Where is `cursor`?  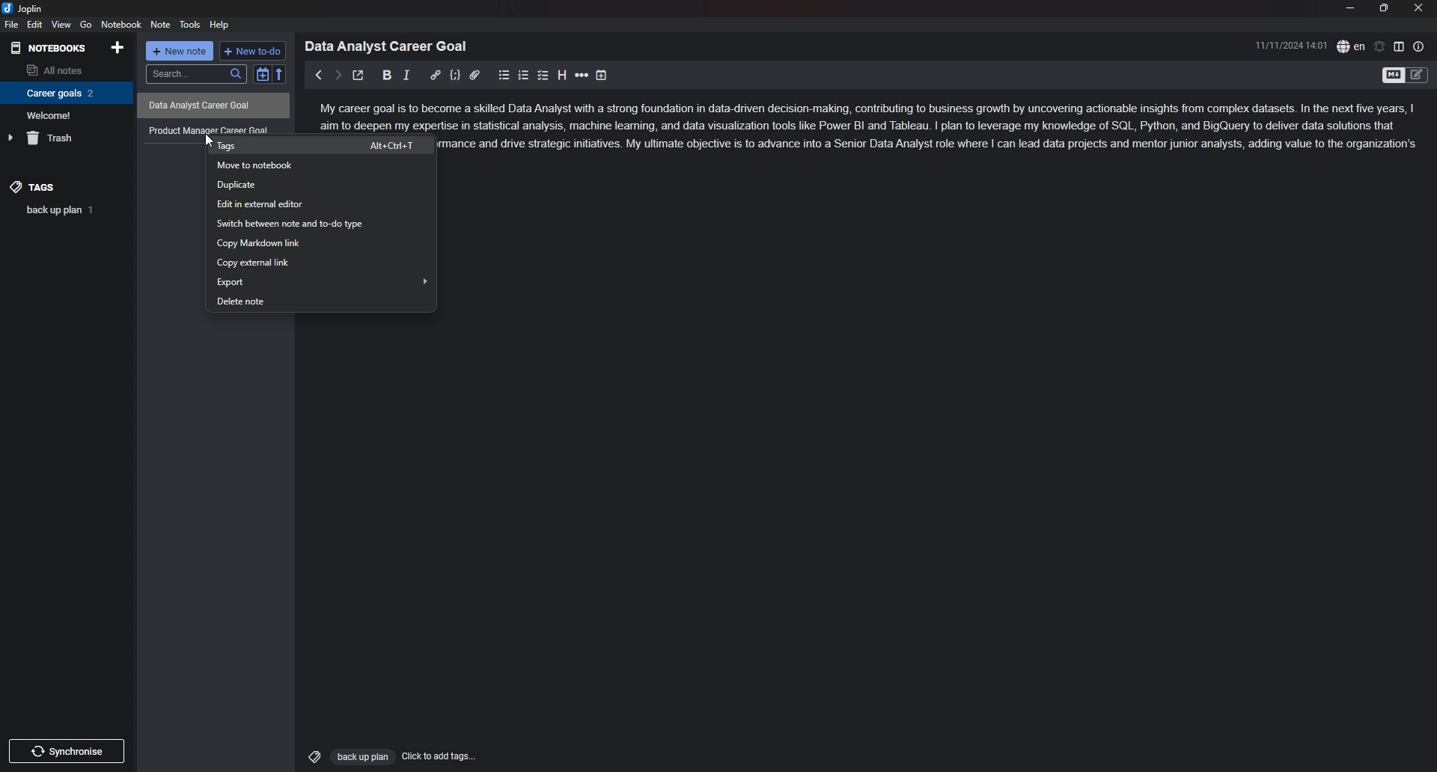 cursor is located at coordinates (209, 141).